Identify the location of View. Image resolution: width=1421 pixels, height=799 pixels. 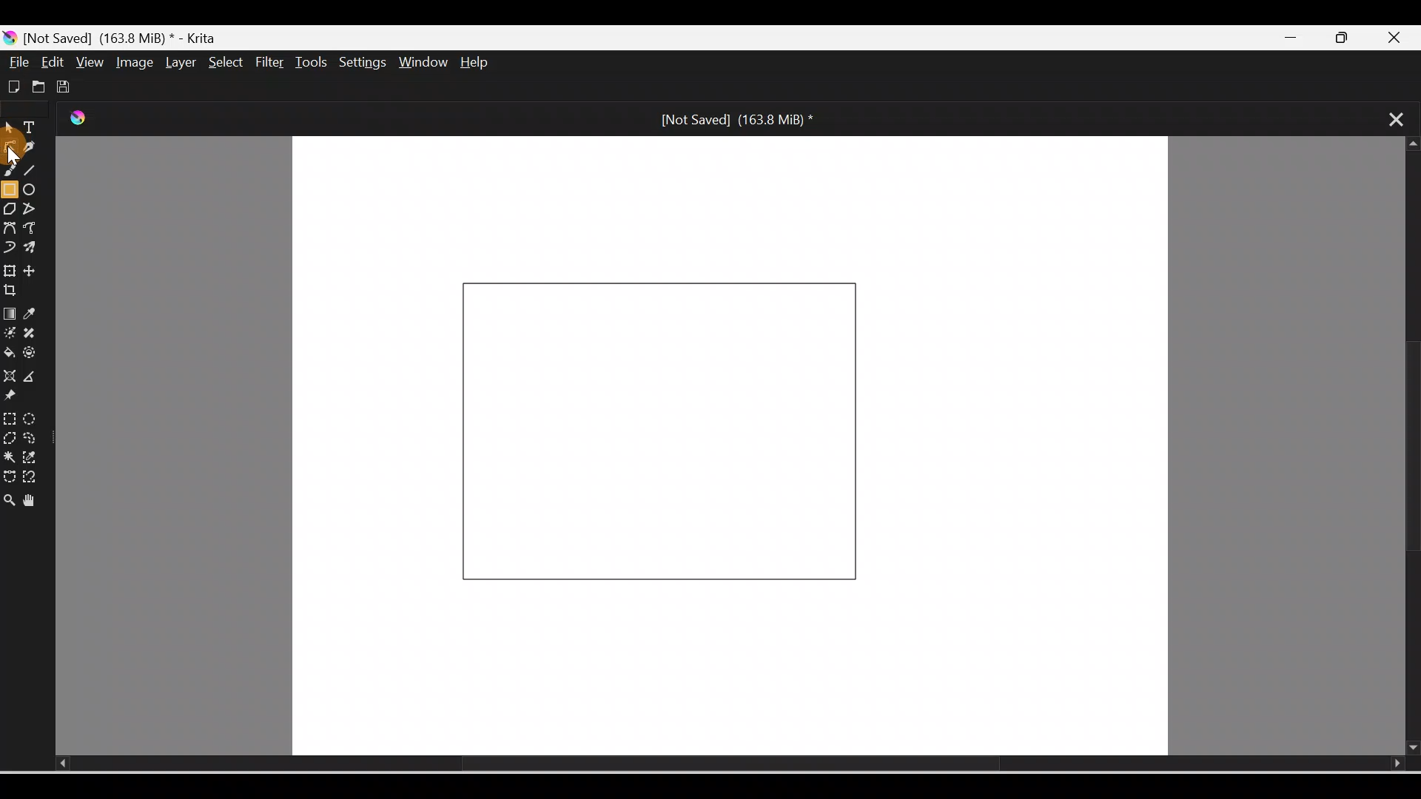
(87, 61).